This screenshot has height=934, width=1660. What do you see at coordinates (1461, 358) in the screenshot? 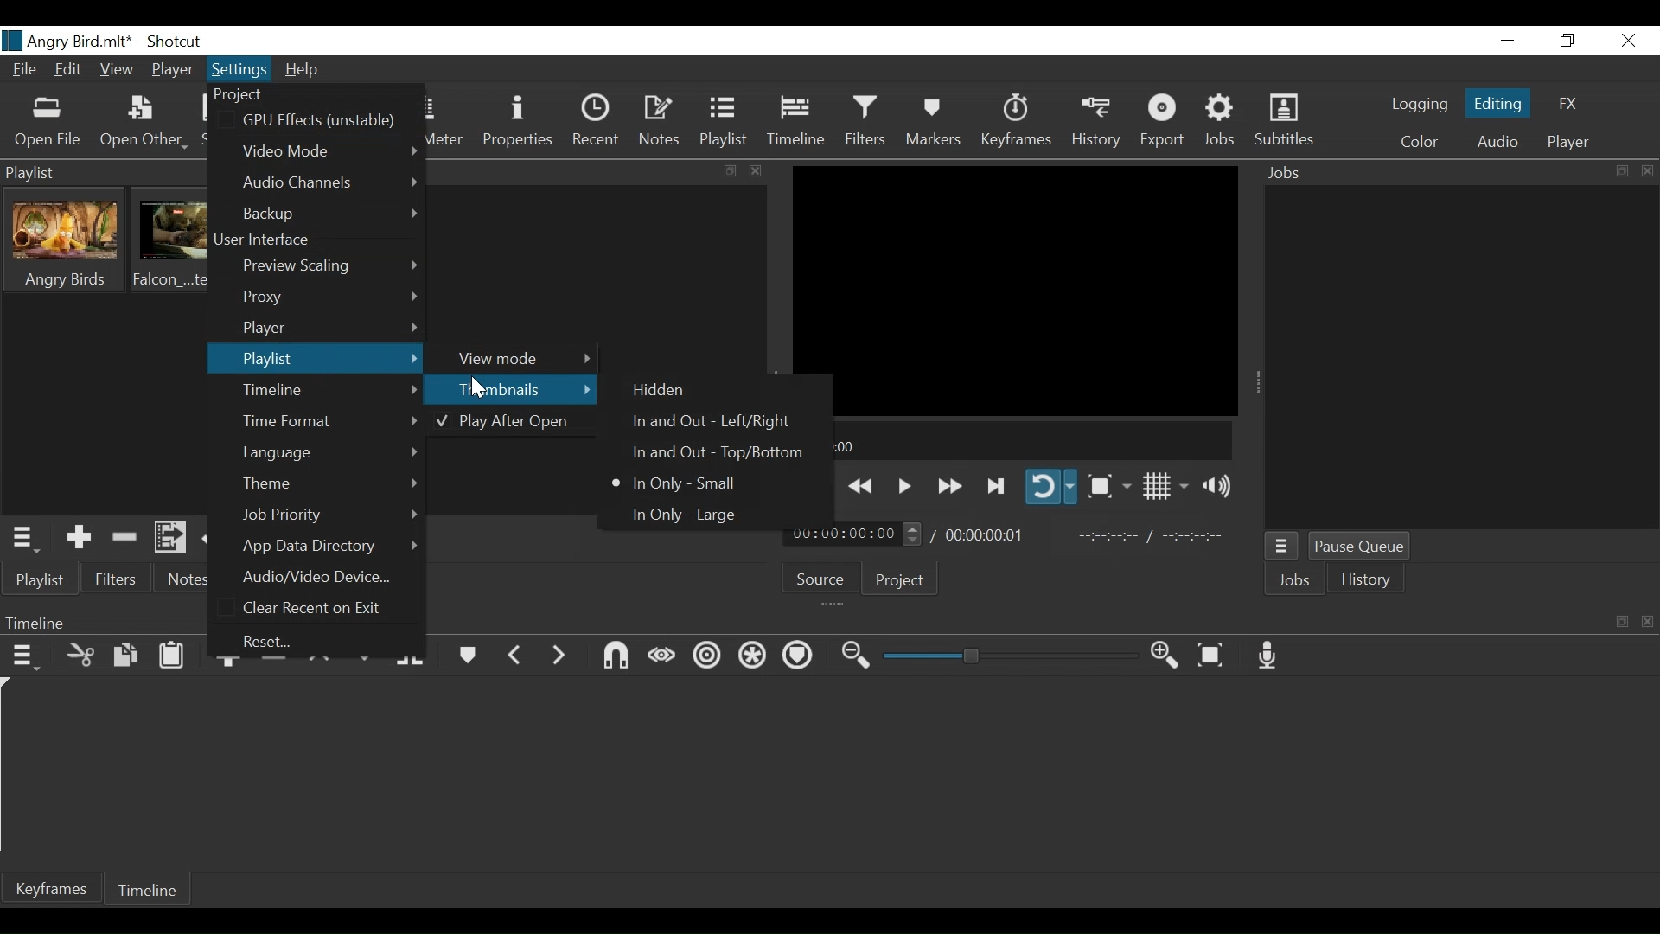
I see `Jobs Panel` at bounding box center [1461, 358].